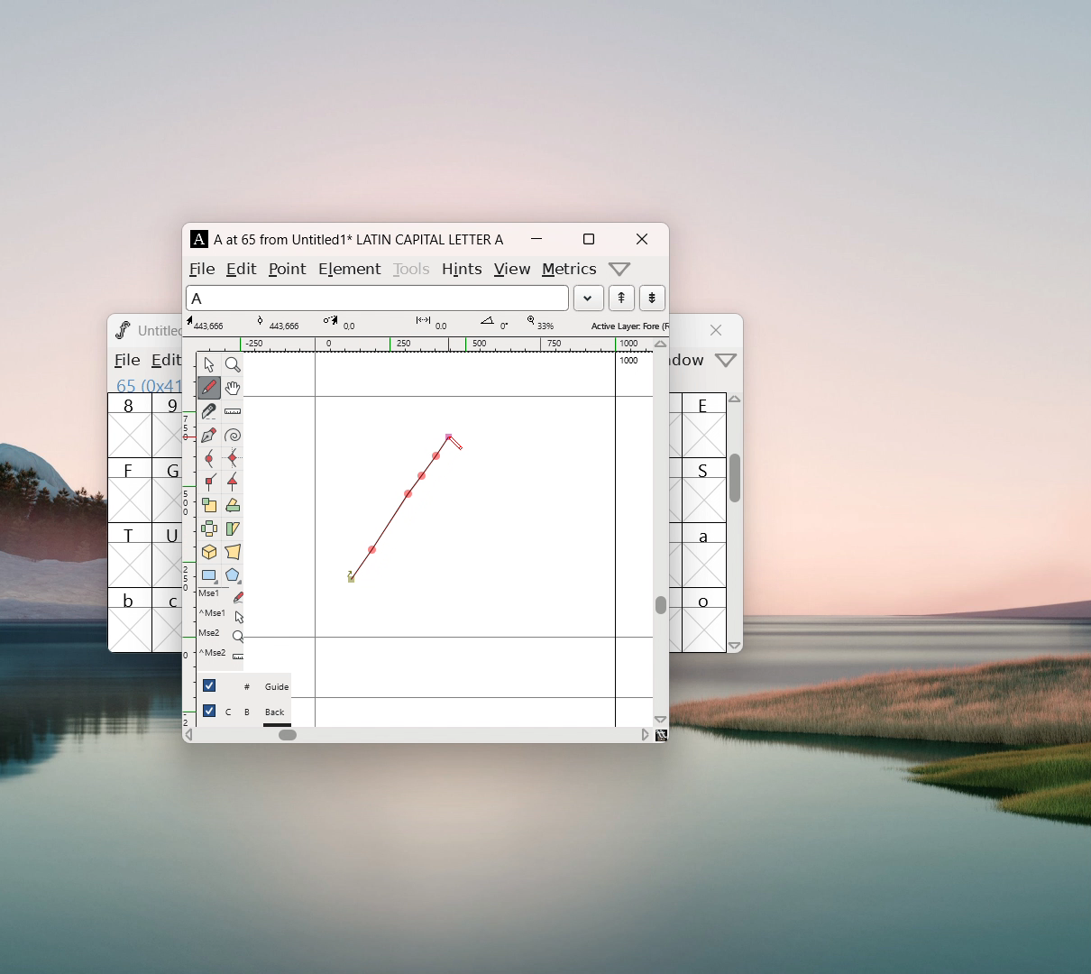 The image size is (1091, 974). What do you see at coordinates (209, 554) in the screenshot?
I see `rotate the selection to 3D and project back to plane` at bounding box center [209, 554].